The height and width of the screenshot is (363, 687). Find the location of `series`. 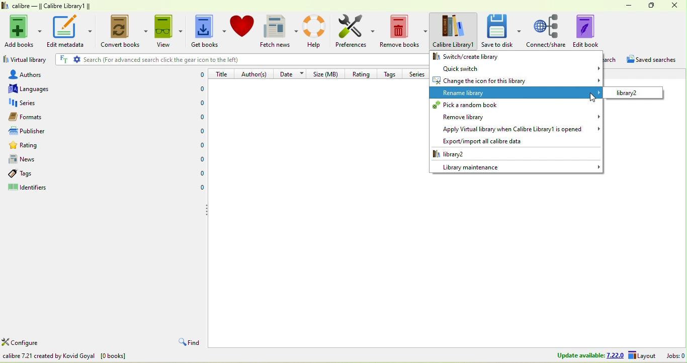

series is located at coordinates (42, 103).